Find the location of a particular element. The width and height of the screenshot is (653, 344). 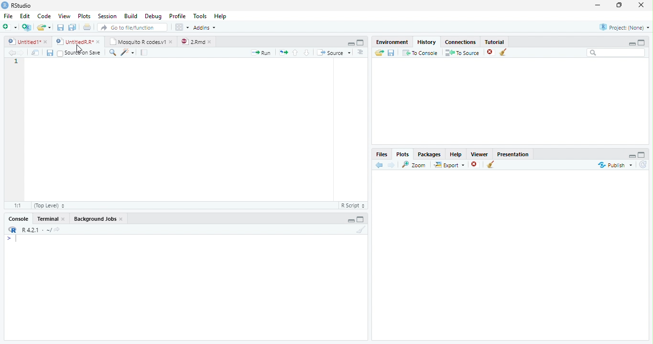

Create Project is located at coordinates (27, 28).